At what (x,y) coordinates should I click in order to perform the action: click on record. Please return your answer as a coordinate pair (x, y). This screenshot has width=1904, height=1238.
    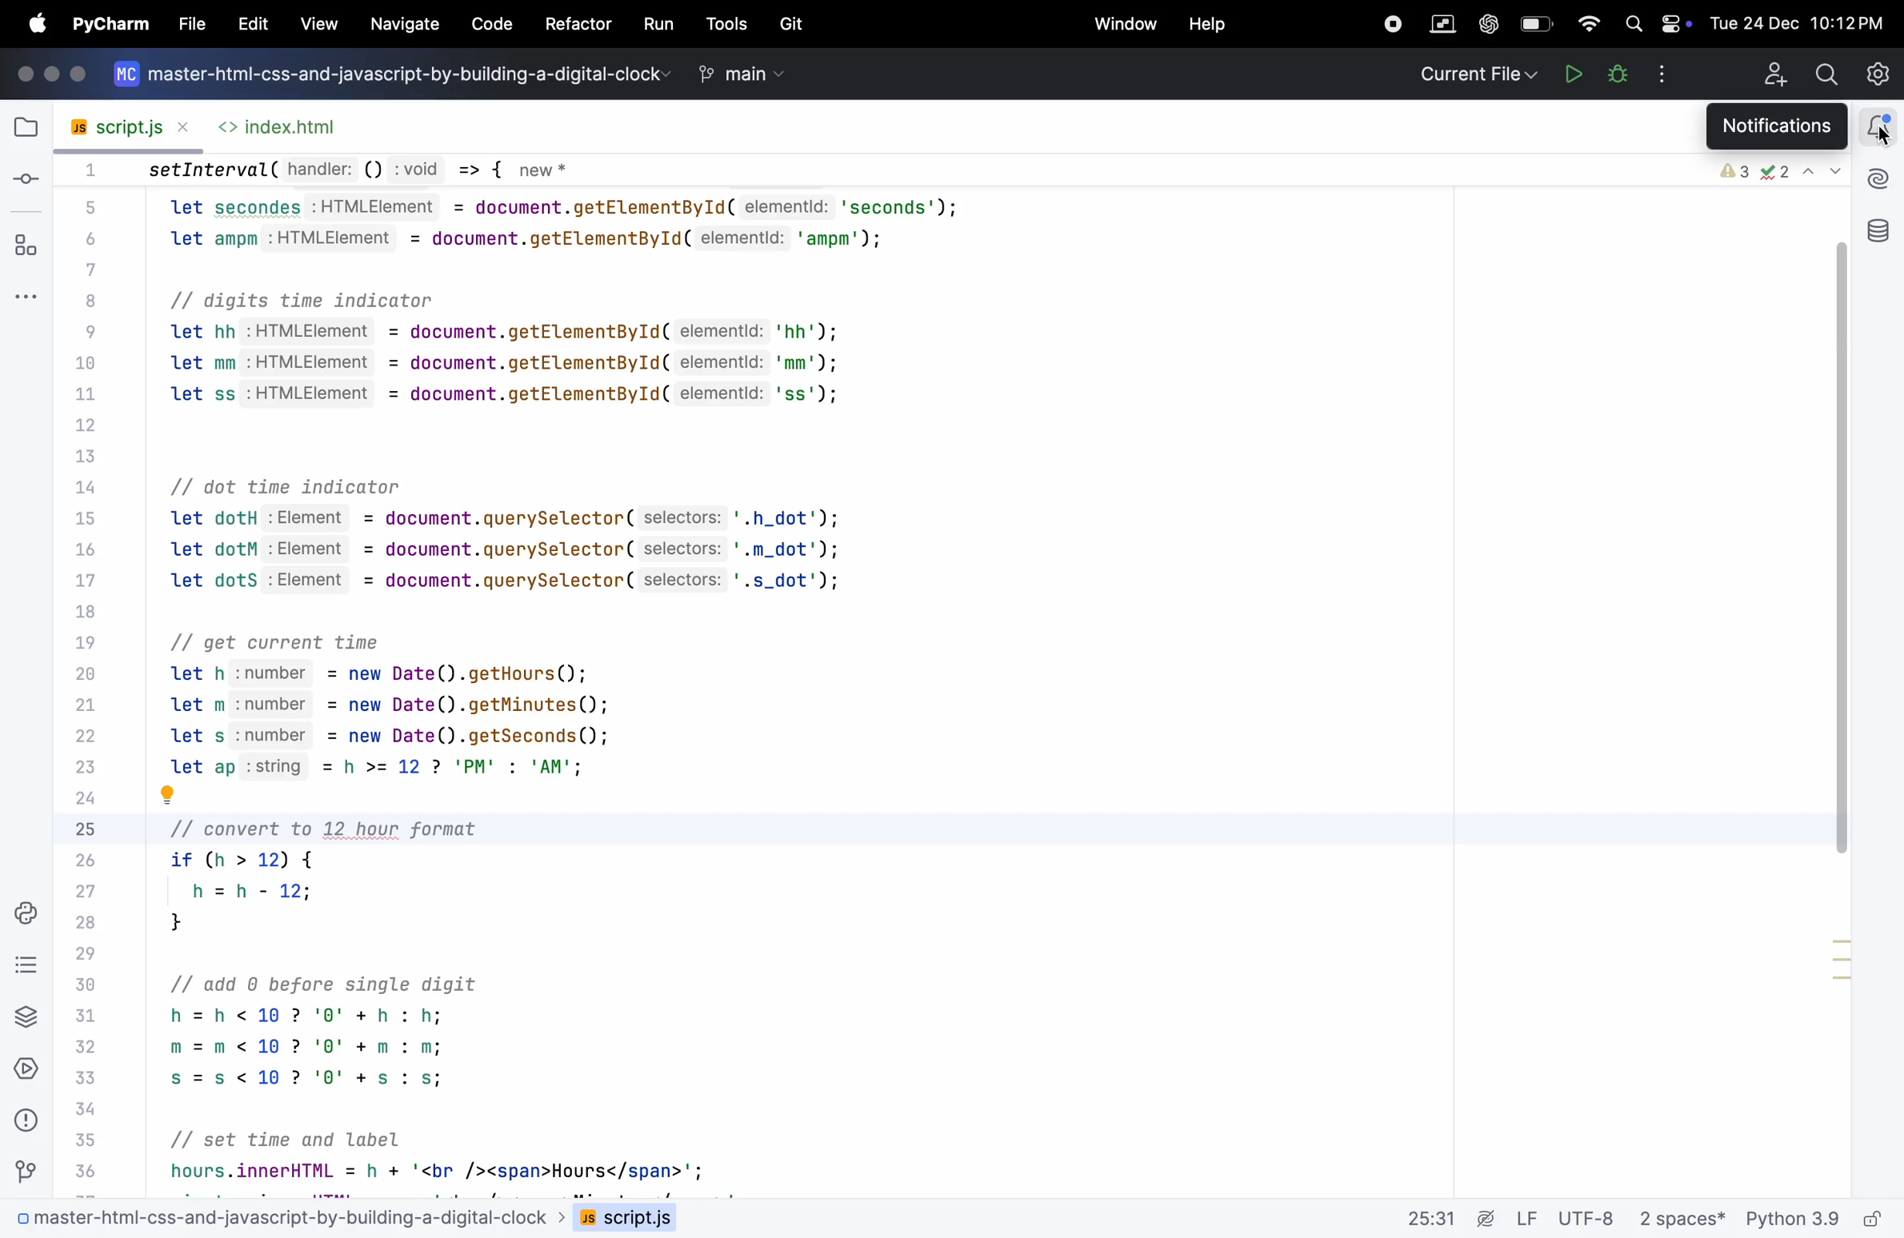
    Looking at the image, I should click on (1390, 24).